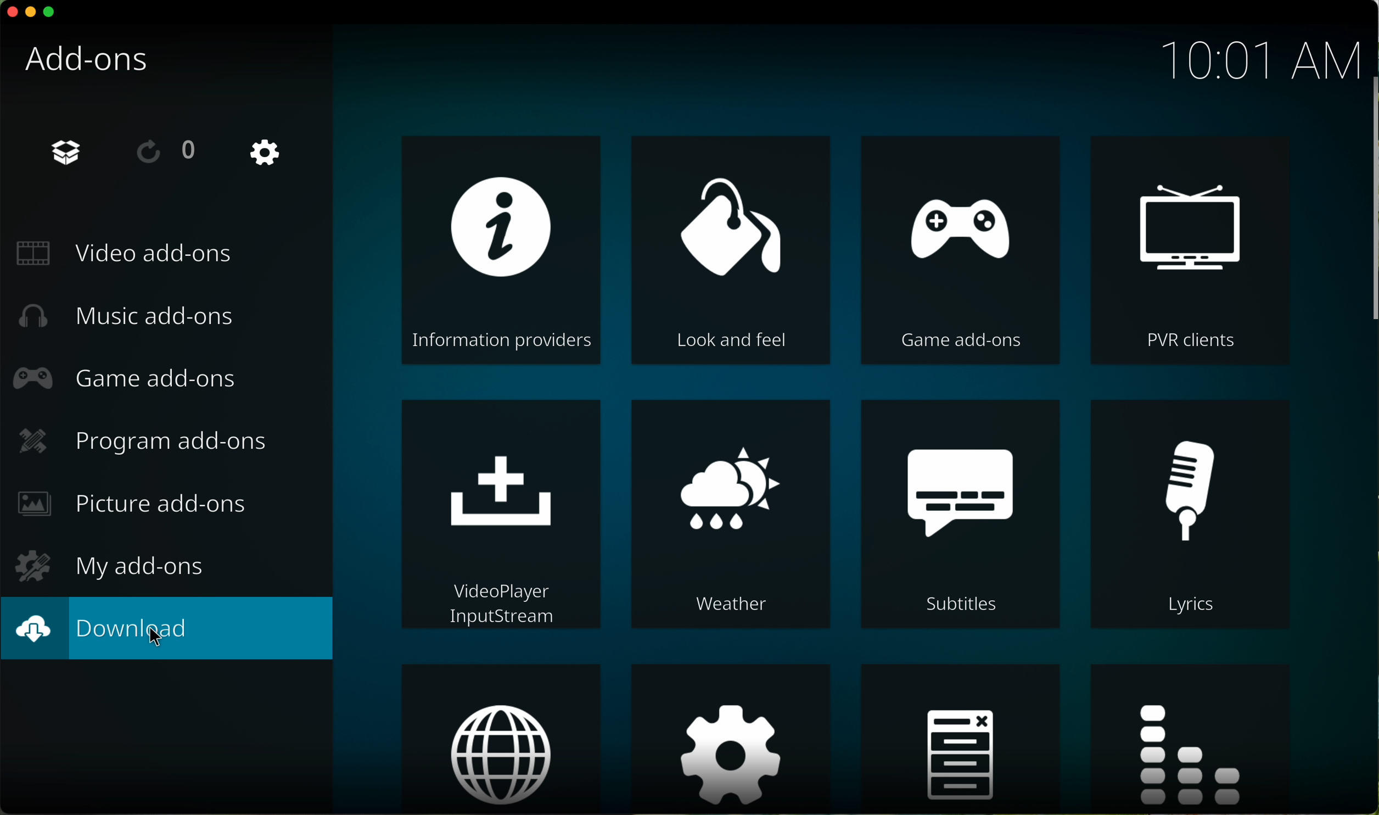 The image size is (1379, 815). Describe the element at coordinates (145, 440) in the screenshot. I see `program add-ons` at that location.